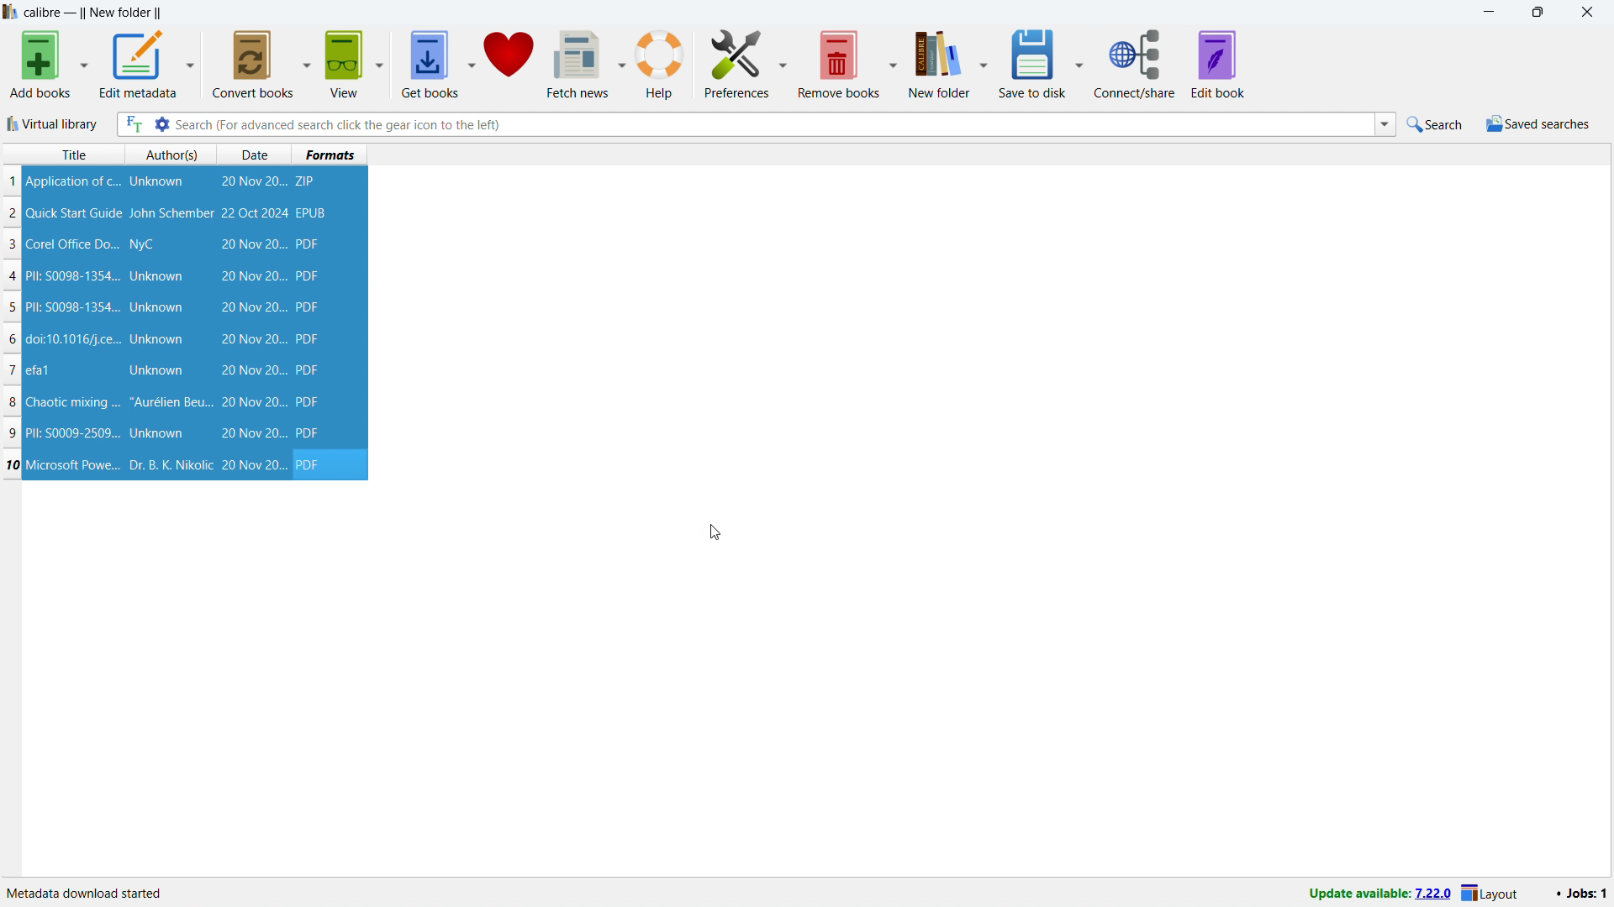 This screenshot has width=1614, height=907. I want to click on 4, so click(15, 277).